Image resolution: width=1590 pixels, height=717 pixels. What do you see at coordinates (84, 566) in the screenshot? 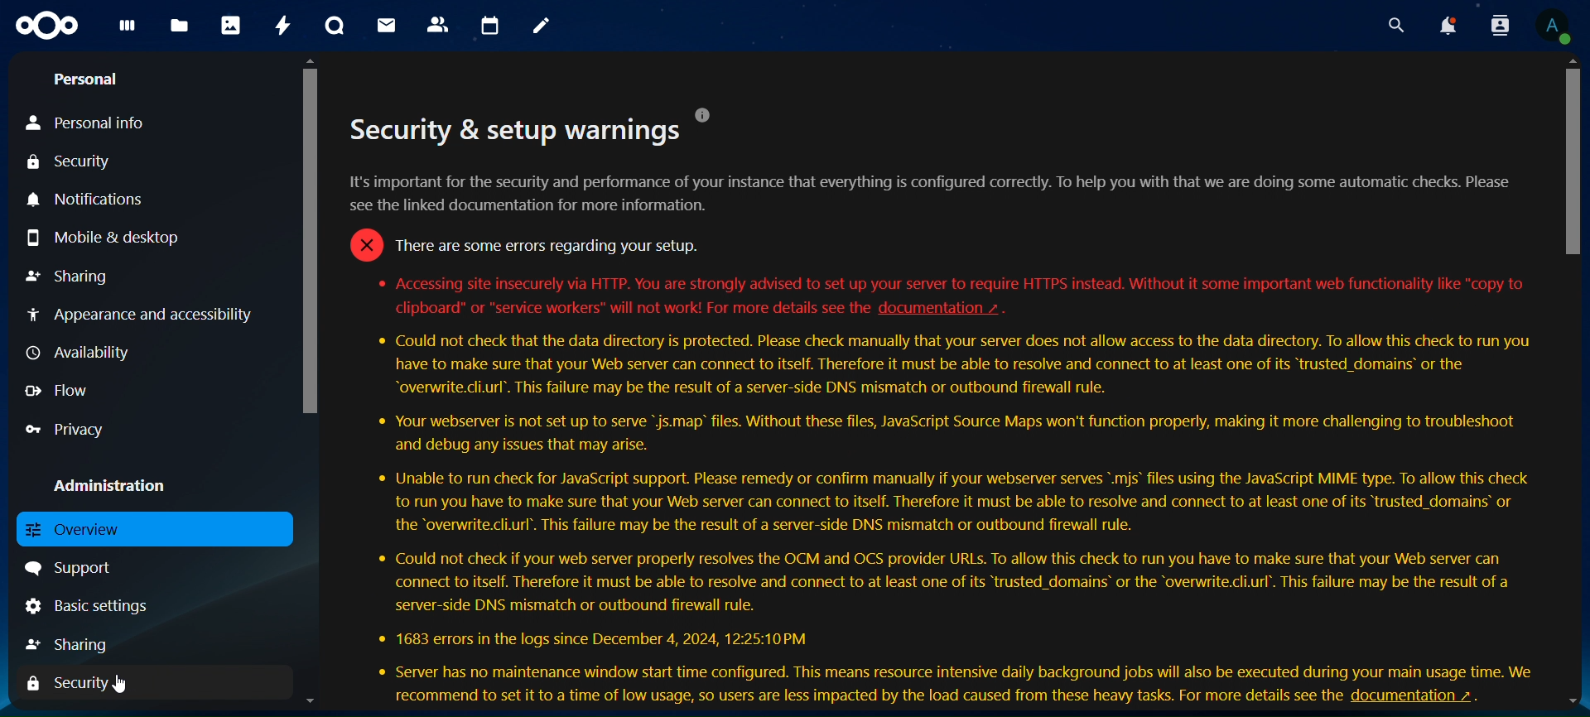
I see `support` at bounding box center [84, 566].